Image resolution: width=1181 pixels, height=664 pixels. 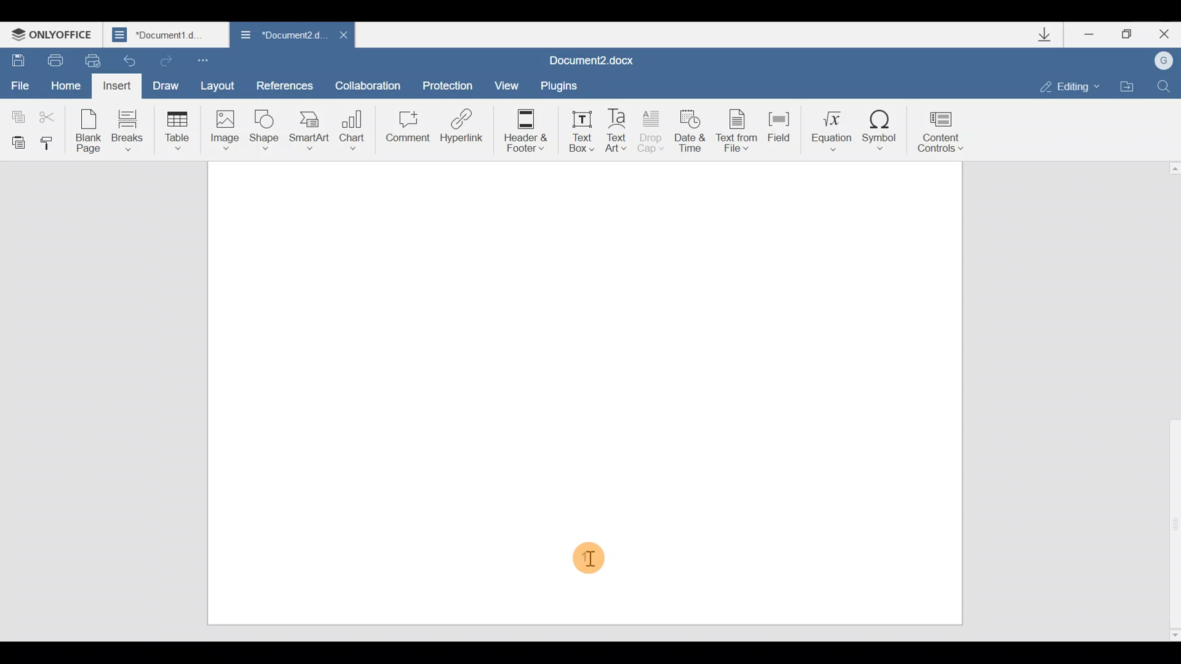 What do you see at coordinates (90, 130) in the screenshot?
I see `Blank page` at bounding box center [90, 130].